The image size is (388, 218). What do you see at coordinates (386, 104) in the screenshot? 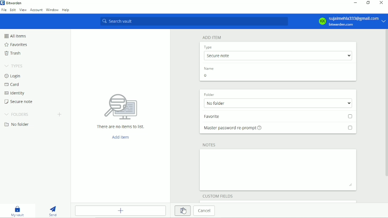
I see `Vertical scrollbar` at bounding box center [386, 104].